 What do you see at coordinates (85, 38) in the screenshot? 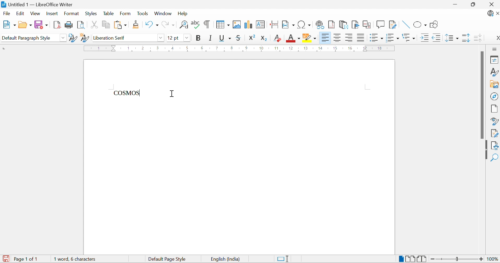
I see `New Style from Selection` at bounding box center [85, 38].